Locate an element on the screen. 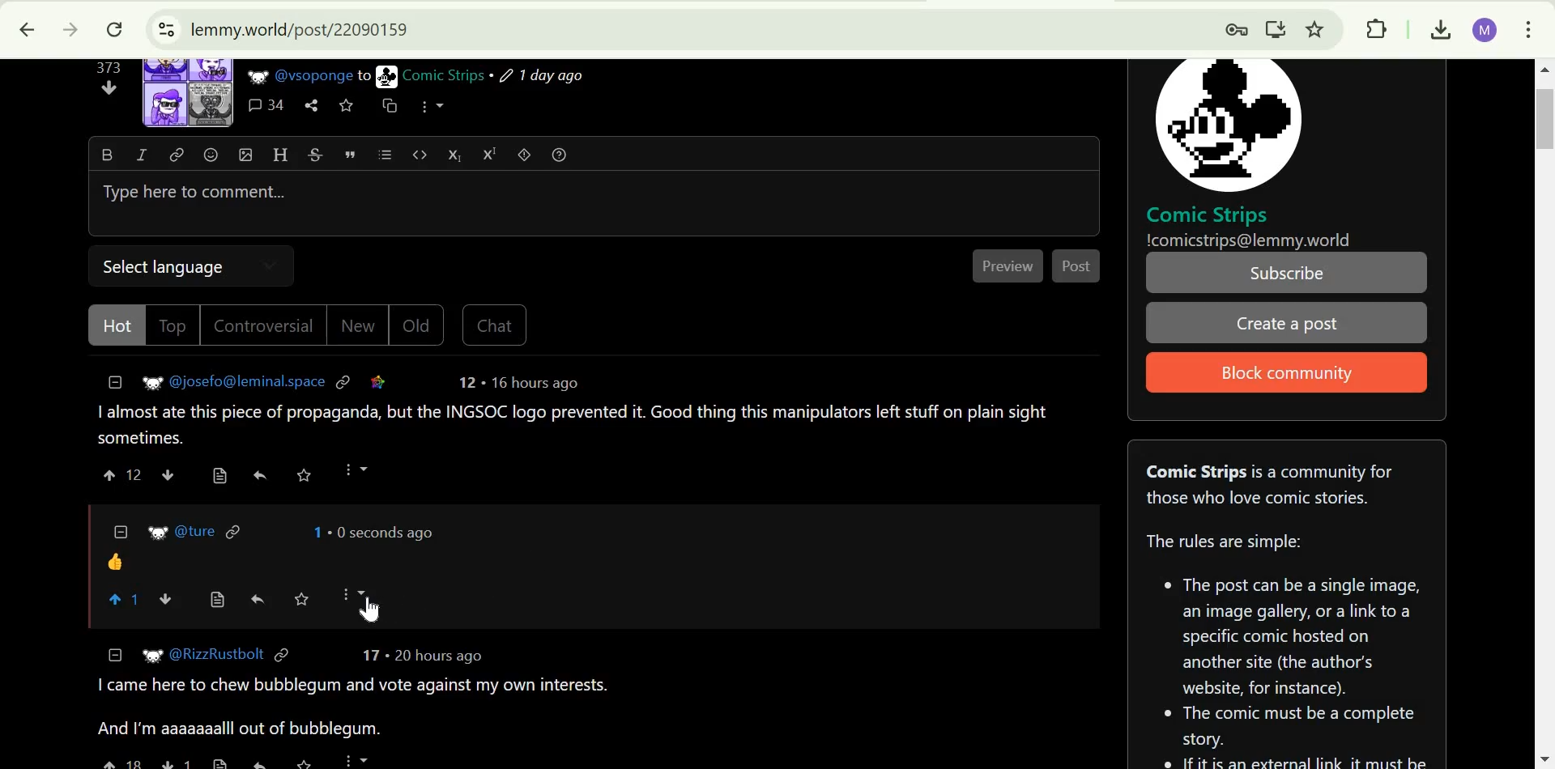  link is located at coordinates (236, 530).